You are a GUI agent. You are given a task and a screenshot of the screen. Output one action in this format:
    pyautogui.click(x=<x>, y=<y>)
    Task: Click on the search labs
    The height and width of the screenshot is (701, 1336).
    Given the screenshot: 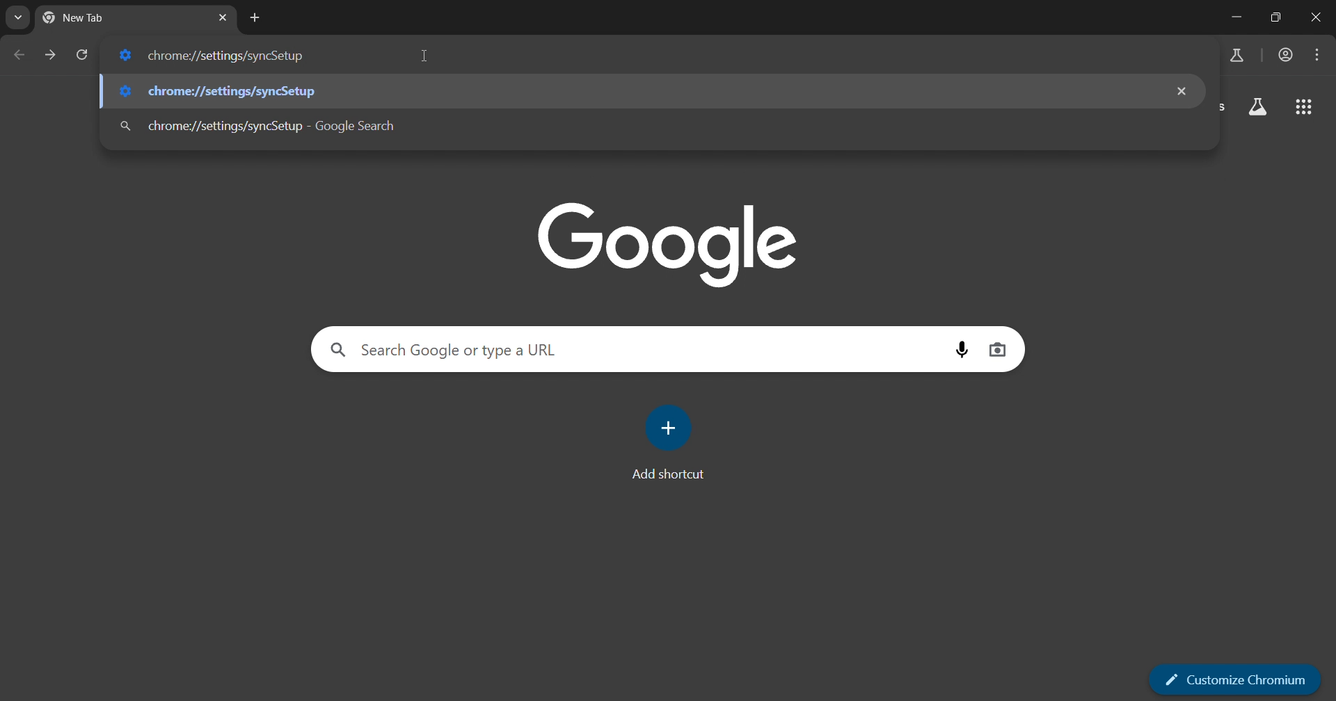 What is the action you would take?
    pyautogui.click(x=1256, y=106)
    